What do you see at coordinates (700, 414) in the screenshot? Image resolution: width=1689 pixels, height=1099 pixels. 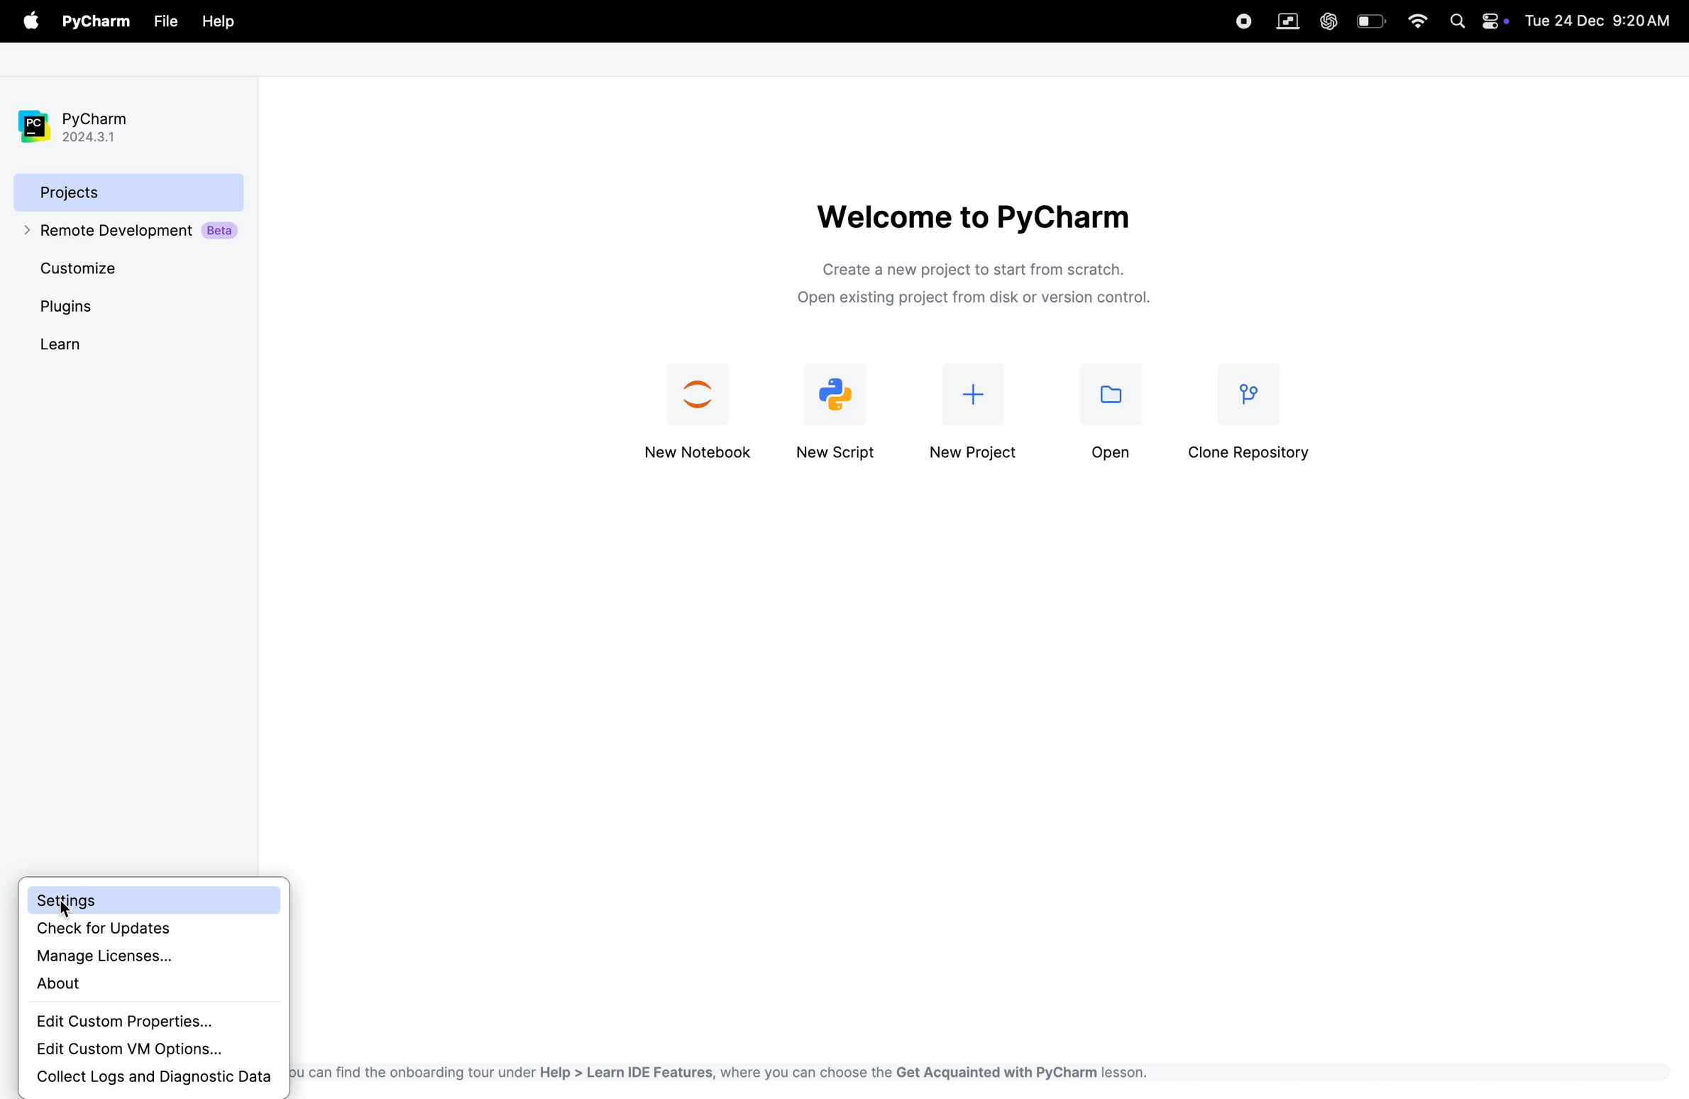 I see `jupyter ` at bounding box center [700, 414].